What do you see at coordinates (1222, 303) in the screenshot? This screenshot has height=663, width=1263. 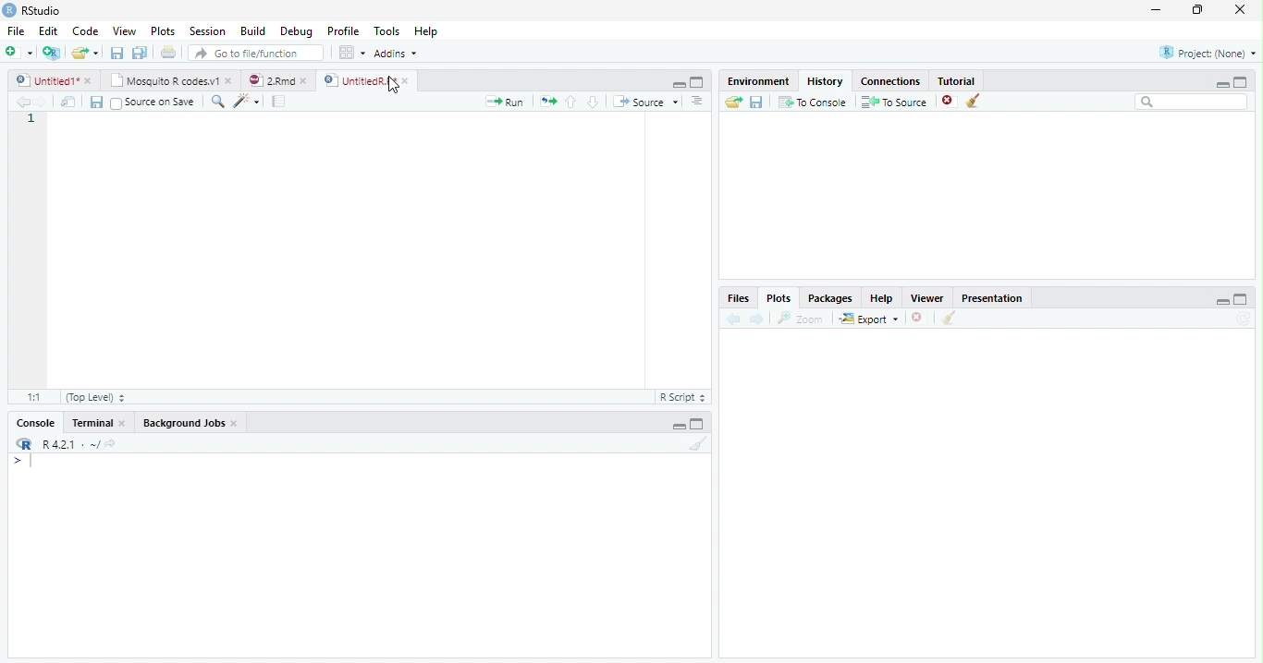 I see `Minimize` at bounding box center [1222, 303].